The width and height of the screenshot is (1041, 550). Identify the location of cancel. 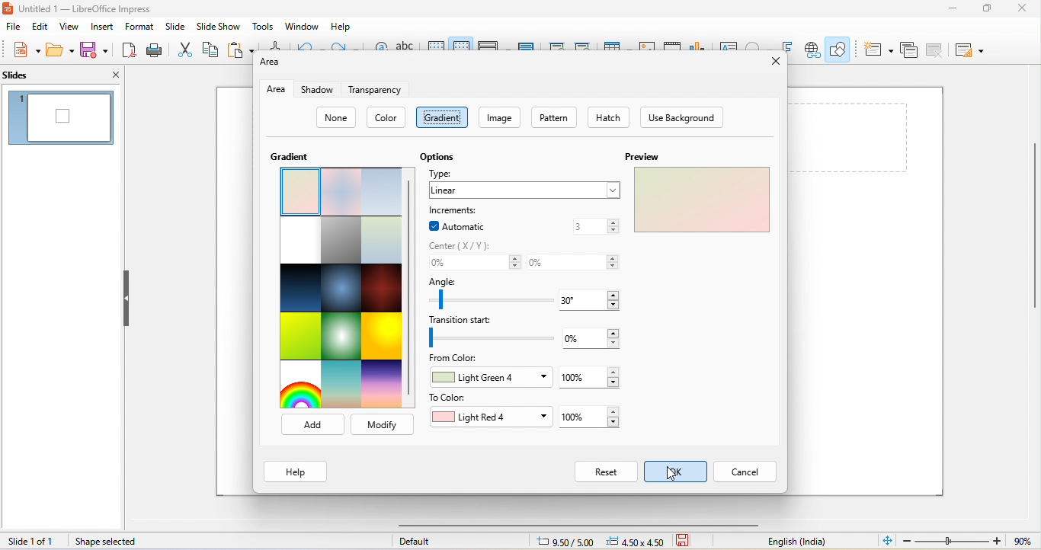
(745, 472).